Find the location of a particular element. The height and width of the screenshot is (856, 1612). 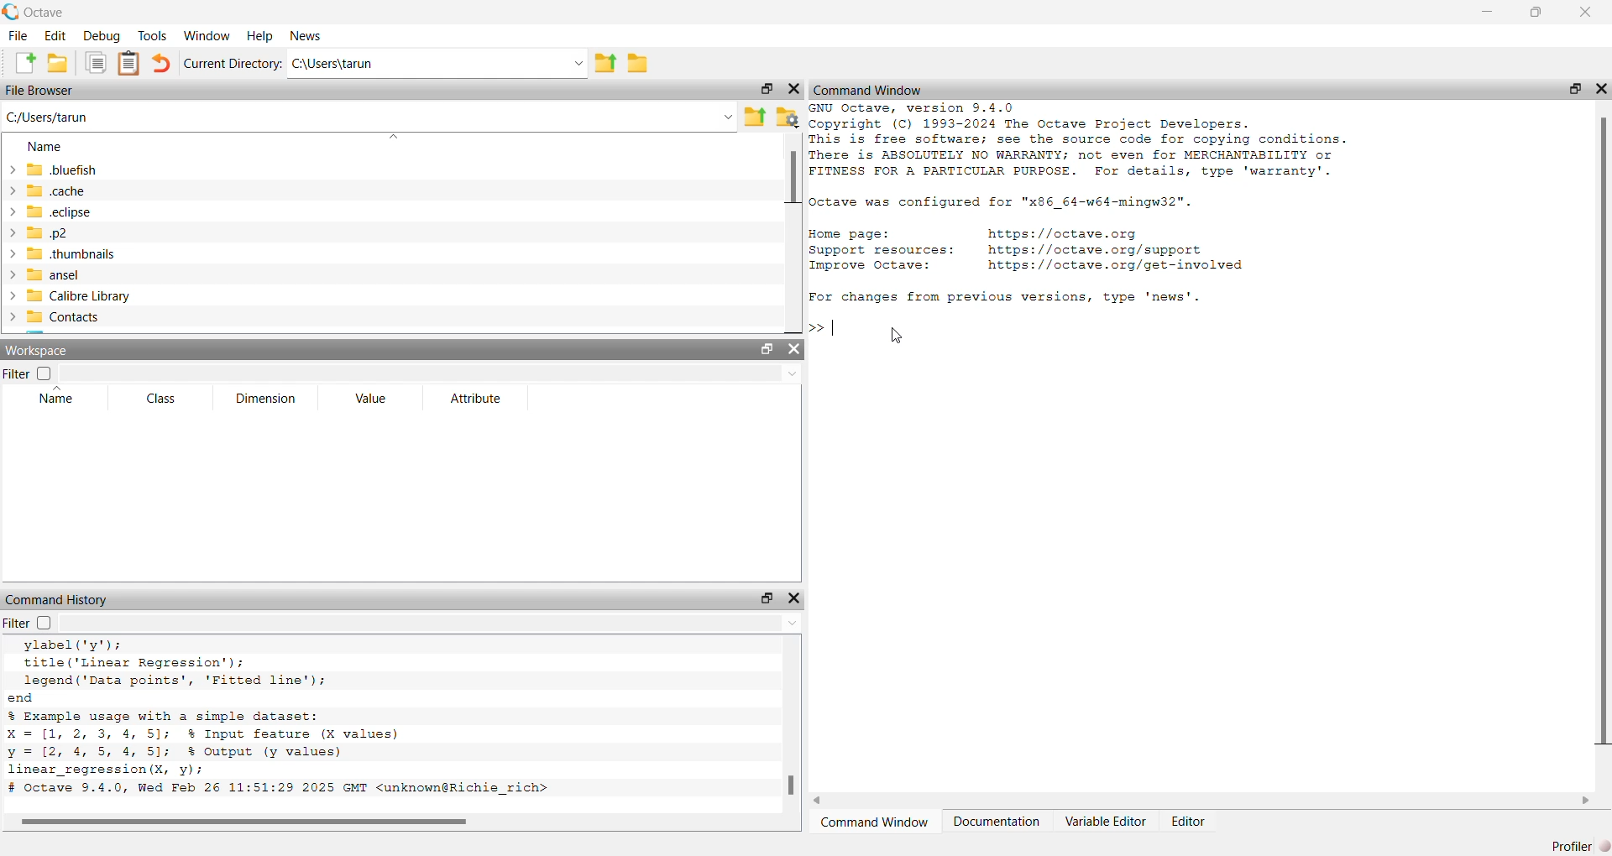

| For changes from previous versions, type 'news'. is located at coordinates (1007, 295).